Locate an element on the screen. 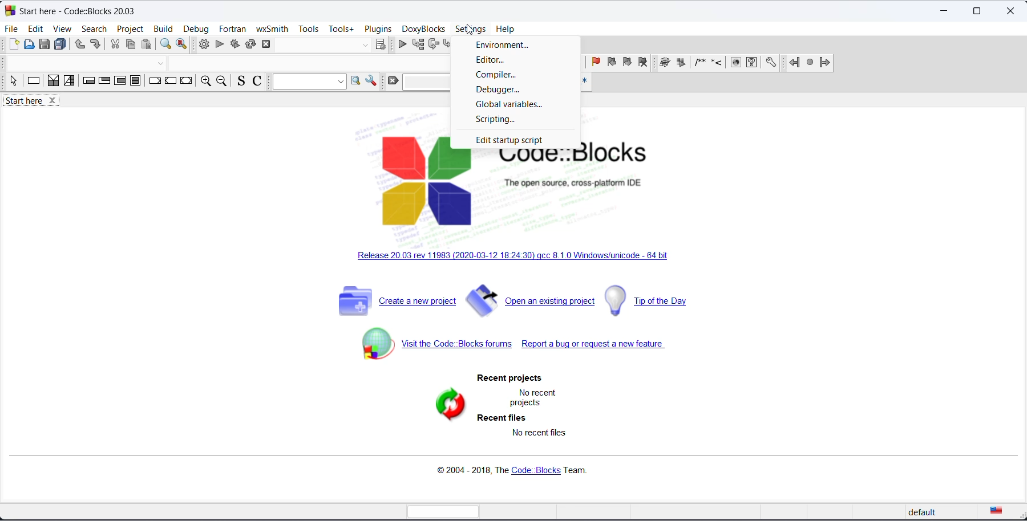 The image size is (1027, 521). next bookmark is located at coordinates (627, 62).